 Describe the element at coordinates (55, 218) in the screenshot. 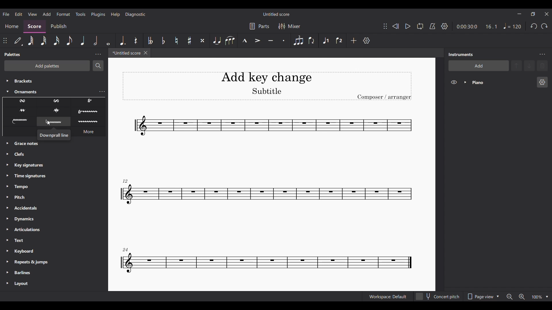

I see `Other palette options` at that location.